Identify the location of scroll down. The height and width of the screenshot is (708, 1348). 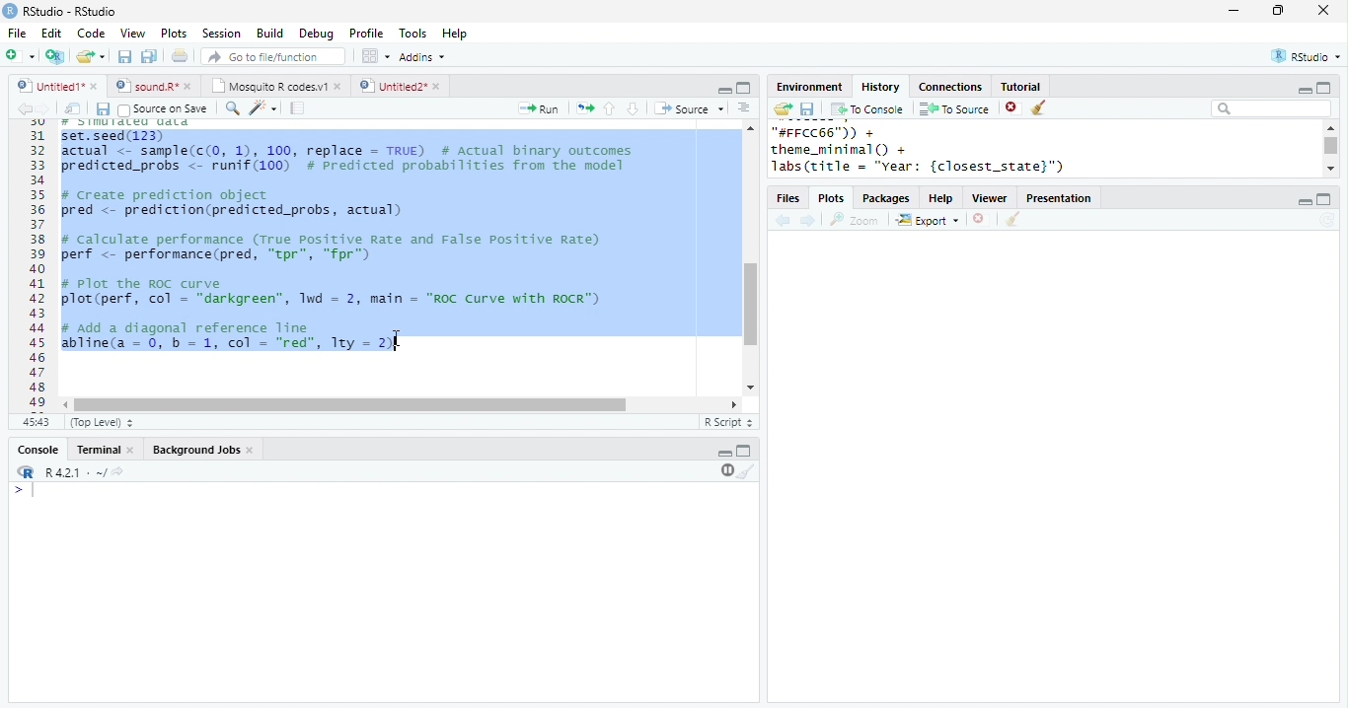
(1330, 168).